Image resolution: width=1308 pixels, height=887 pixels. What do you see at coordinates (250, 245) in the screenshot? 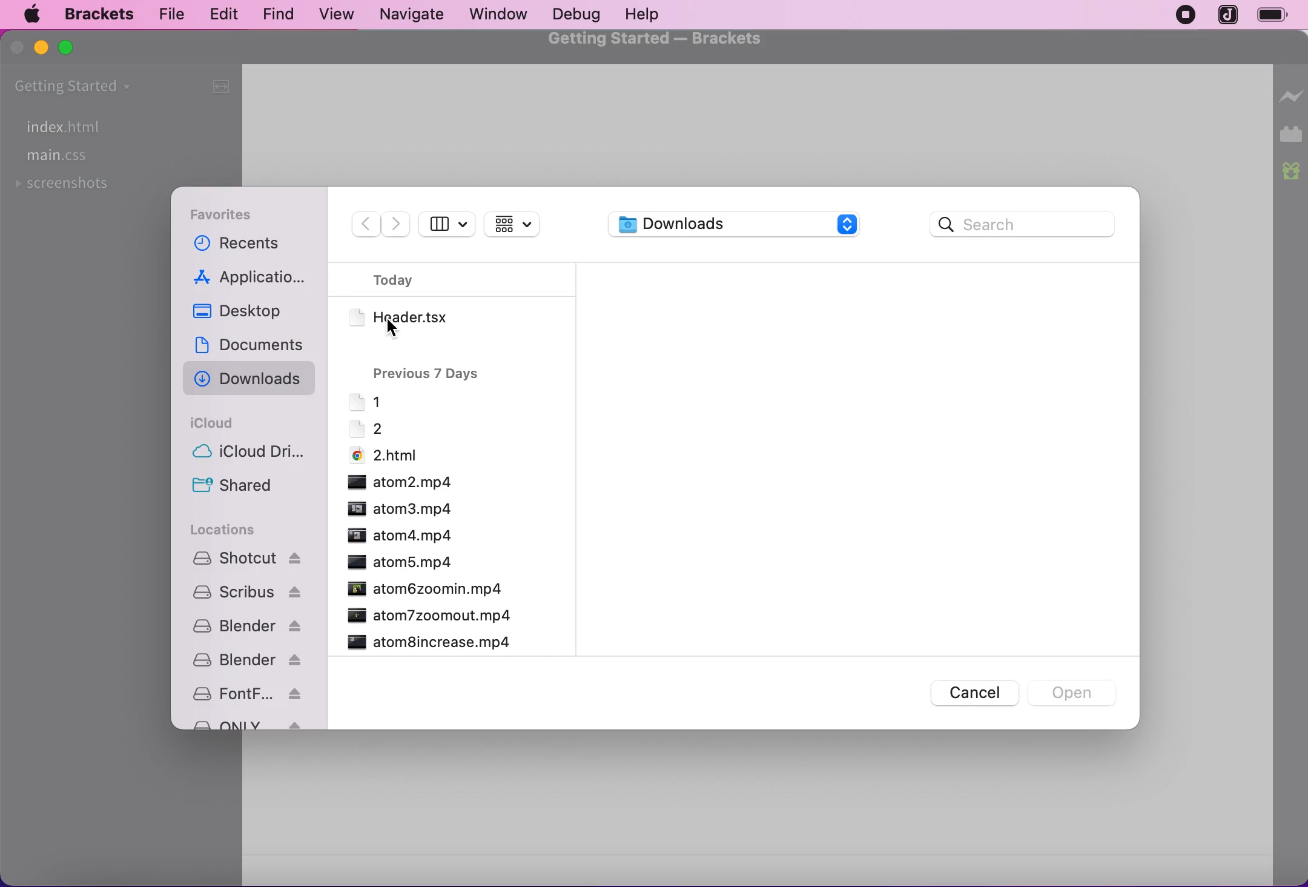
I see `recents` at bounding box center [250, 245].